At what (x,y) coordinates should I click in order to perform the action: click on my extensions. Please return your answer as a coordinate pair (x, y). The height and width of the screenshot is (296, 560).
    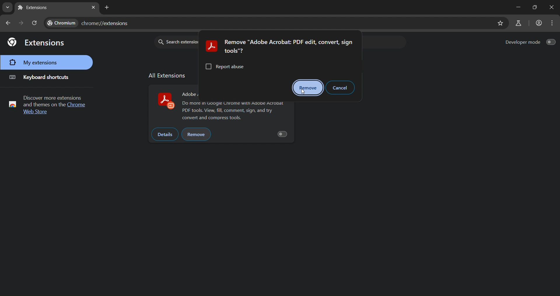
    Looking at the image, I should click on (34, 63).